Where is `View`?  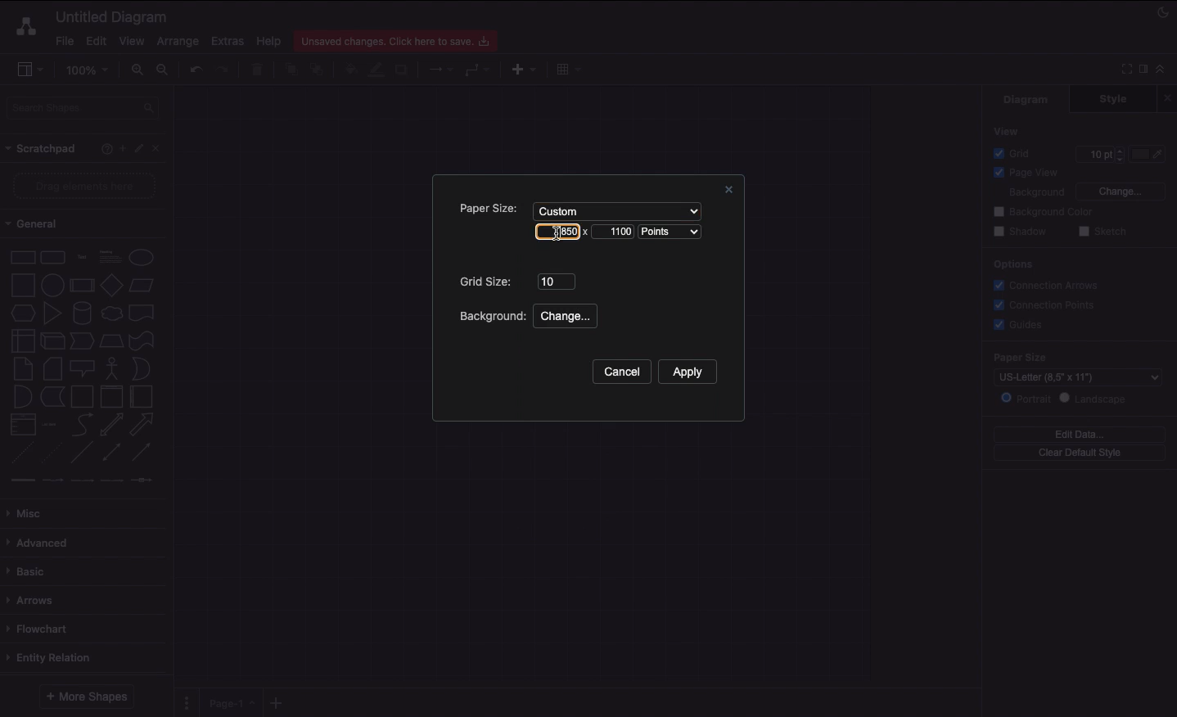 View is located at coordinates (1008, 130).